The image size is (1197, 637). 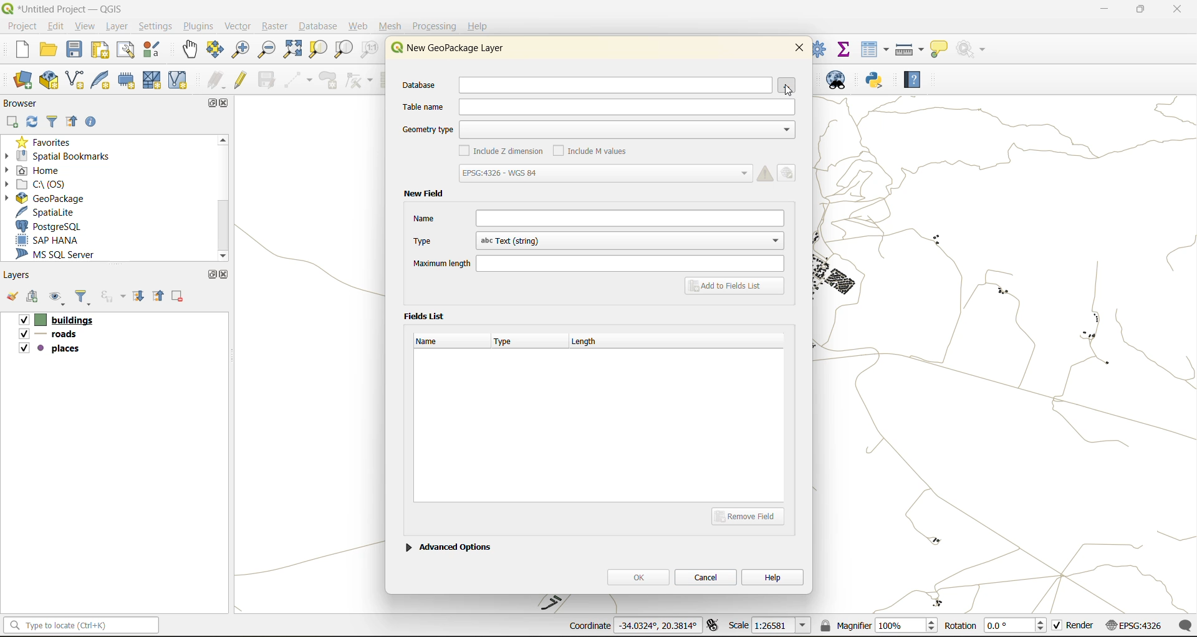 I want to click on browser, so click(x=25, y=103).